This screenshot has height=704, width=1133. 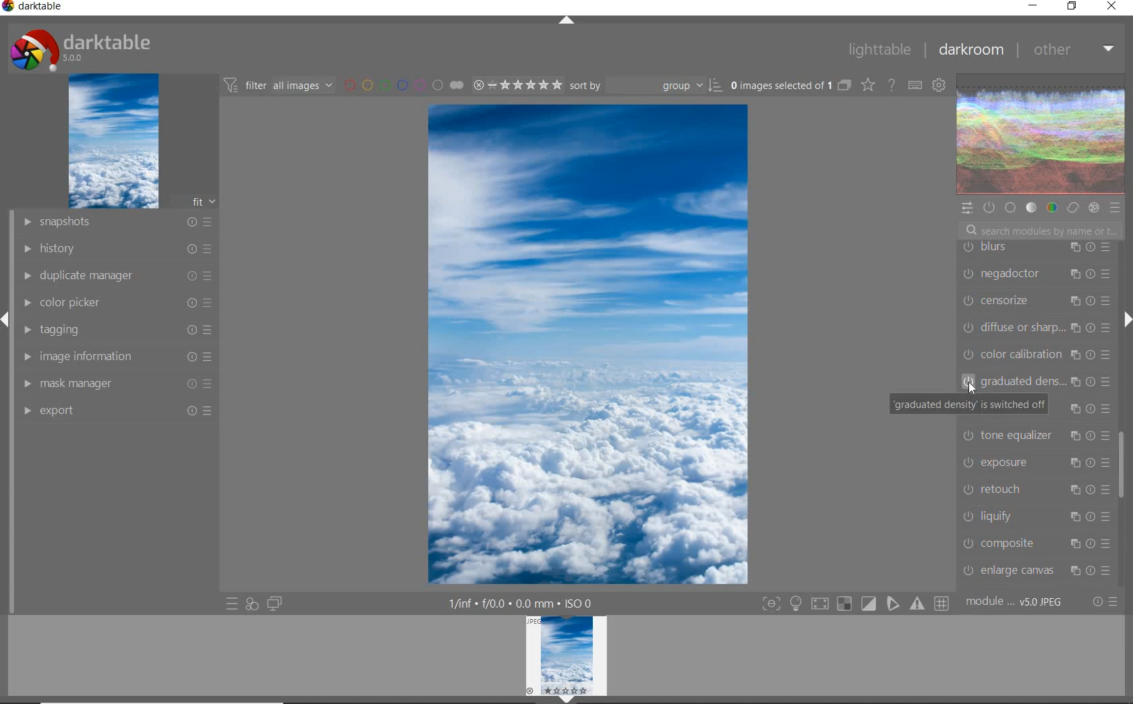 What do you see at coordinates (1104, 601) in the screenshot?
I see `RESET OR PRESET & PREFERENCE` at bounding box center [1104, 601].